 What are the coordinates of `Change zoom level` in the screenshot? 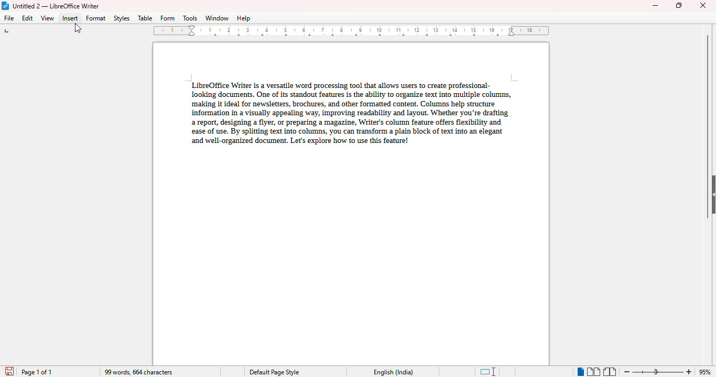 It's located at (659, 370).